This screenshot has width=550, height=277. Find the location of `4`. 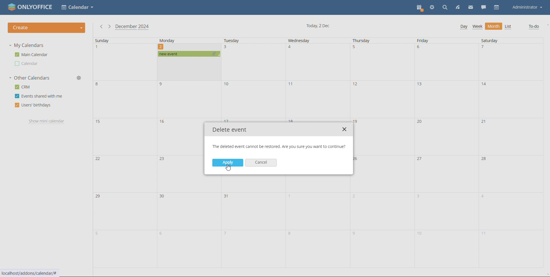

4 is located at coordinates (292, 49).